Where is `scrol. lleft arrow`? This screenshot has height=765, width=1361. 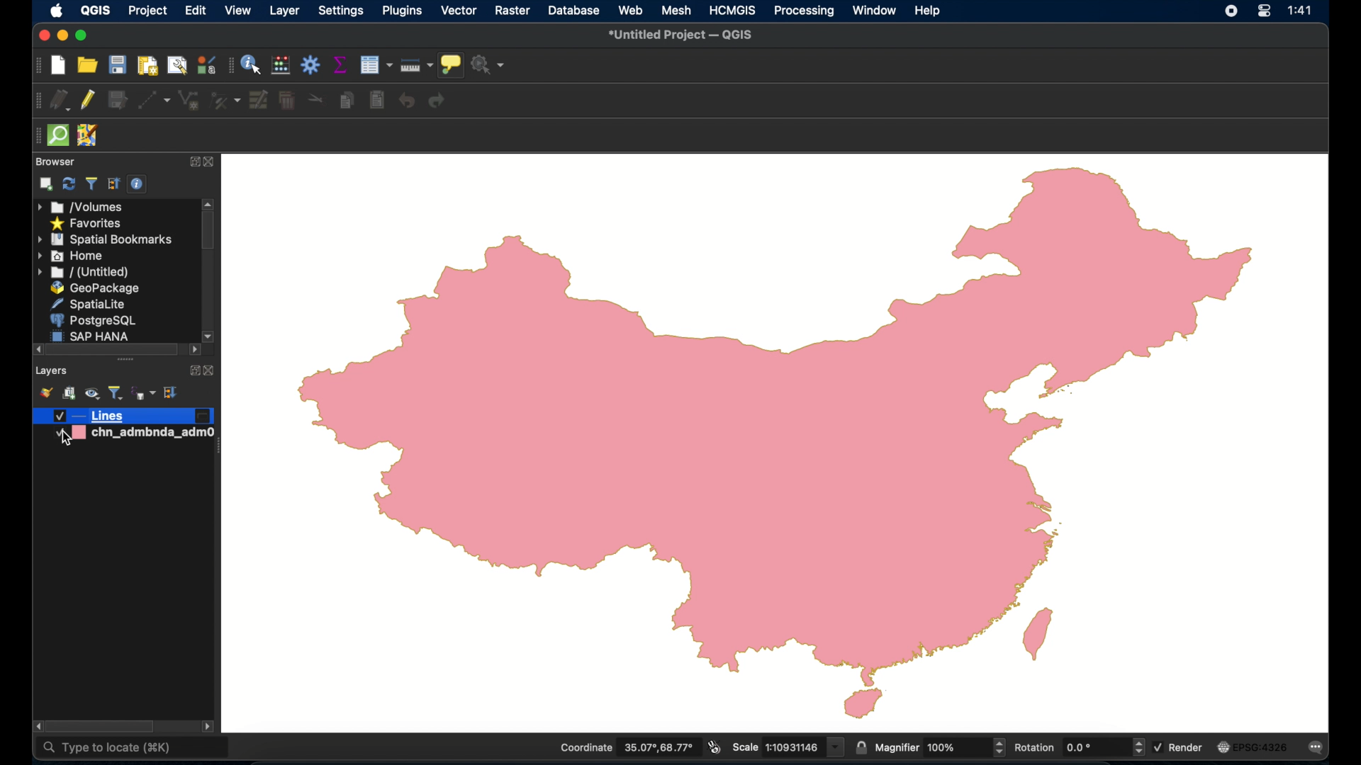 scrol. lleft arrow is located at coordinates (210, 727).